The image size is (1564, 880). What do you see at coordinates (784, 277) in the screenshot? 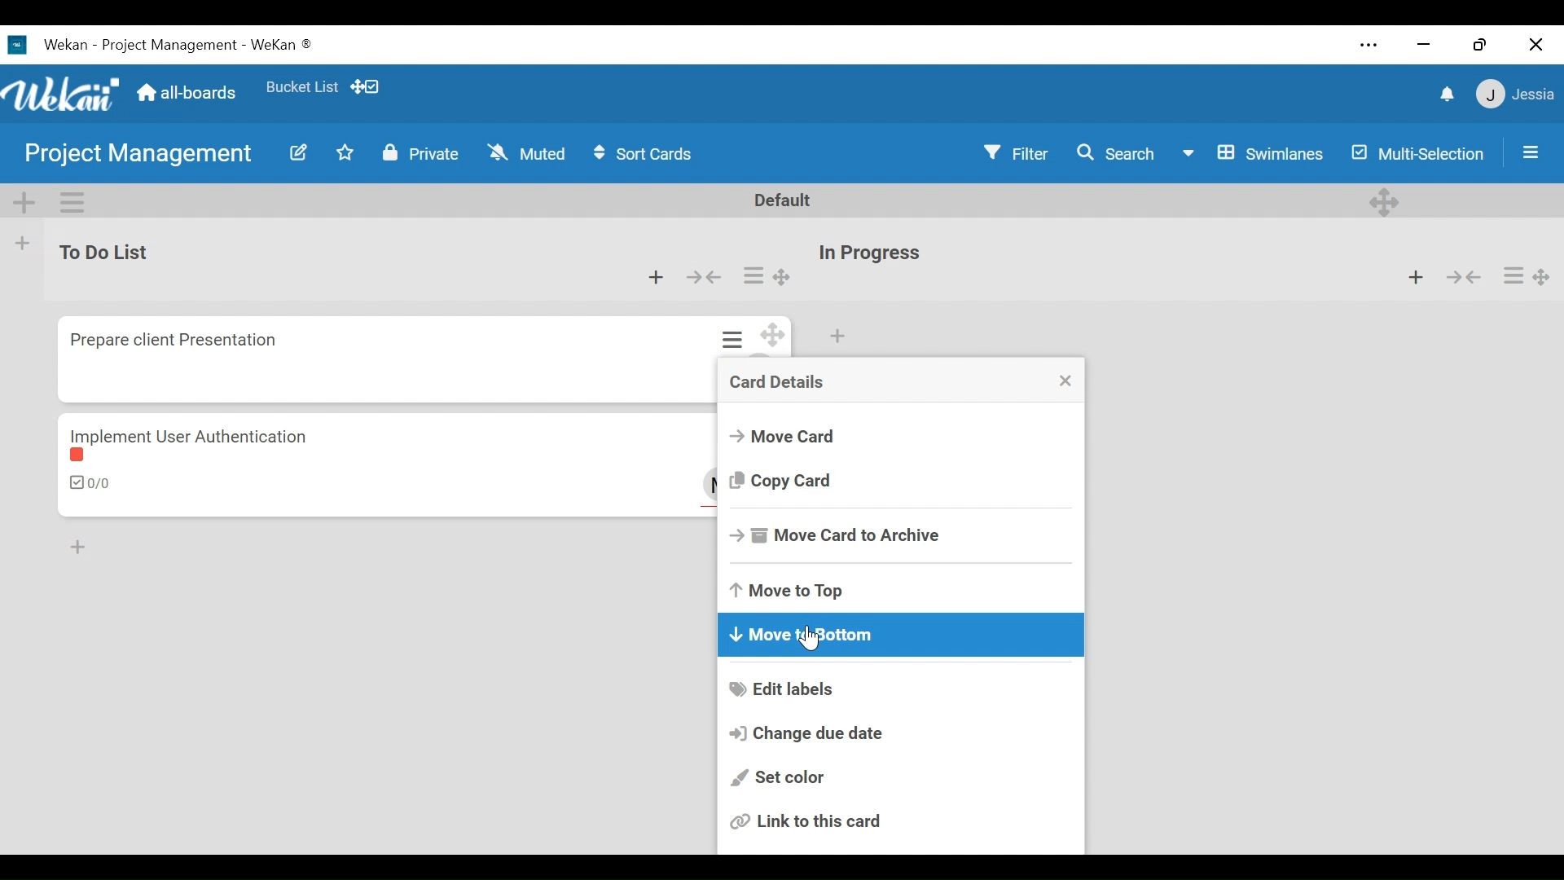
I see `Desktop drag handle` at bounding box center [784, 277].